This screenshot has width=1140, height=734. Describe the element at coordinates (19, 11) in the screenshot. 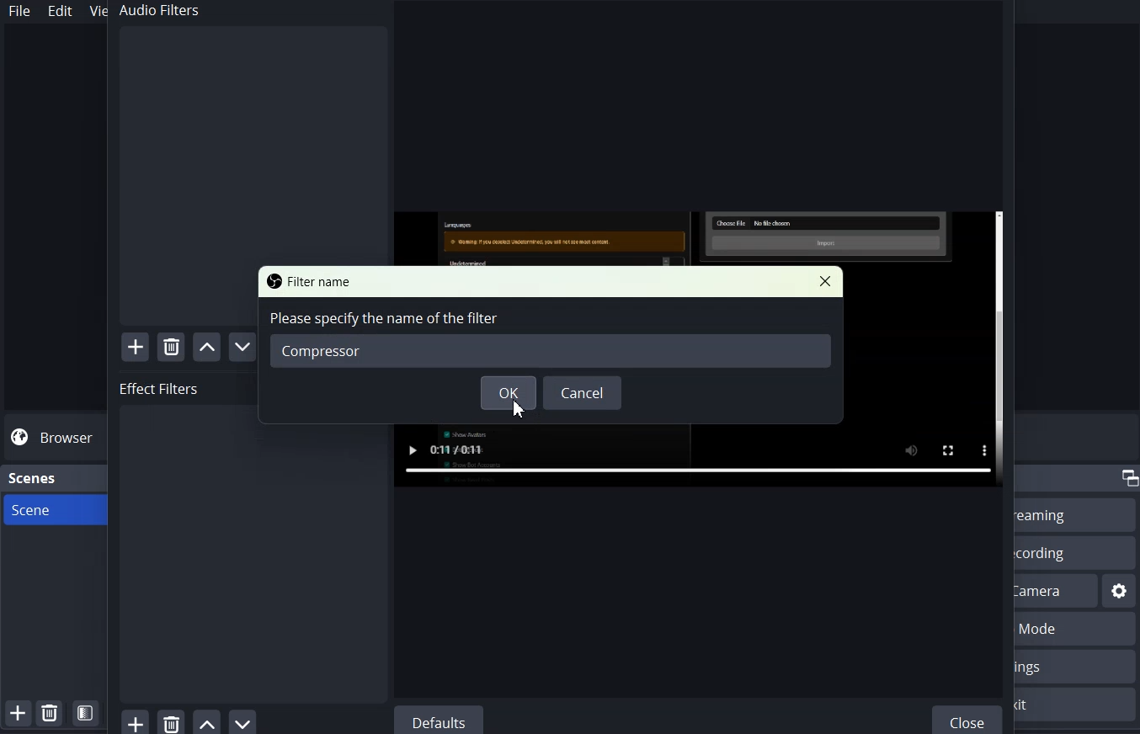

I see `File` at that location.